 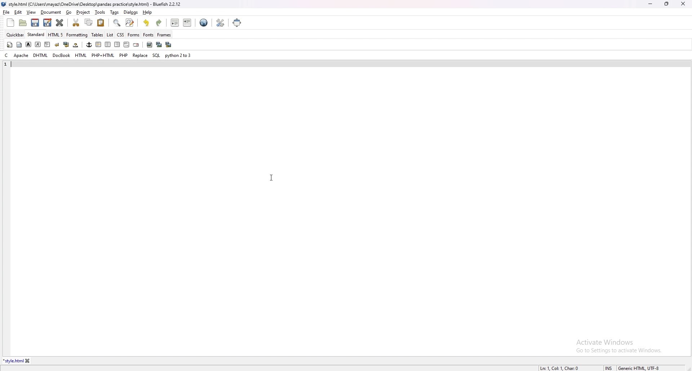 I want to click on non breaking space, so click(x=76, y=45).